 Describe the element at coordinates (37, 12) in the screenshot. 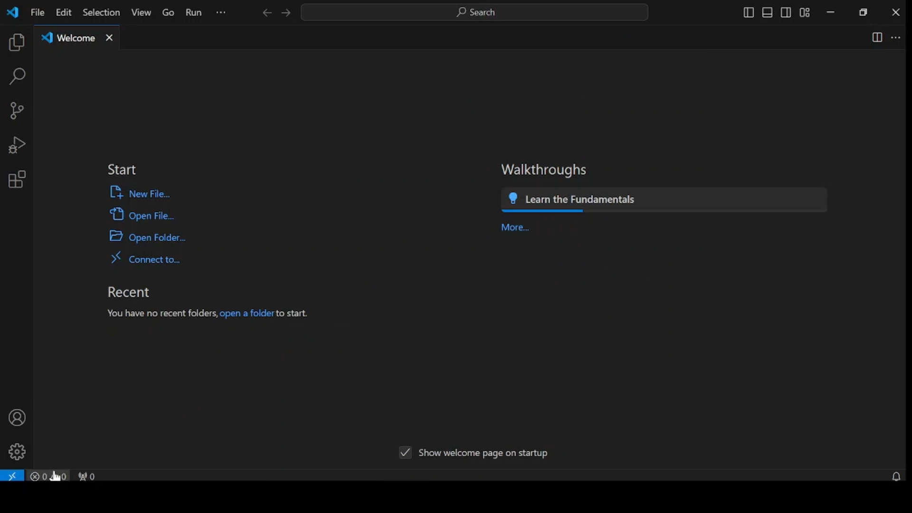

I see `file` at that location.